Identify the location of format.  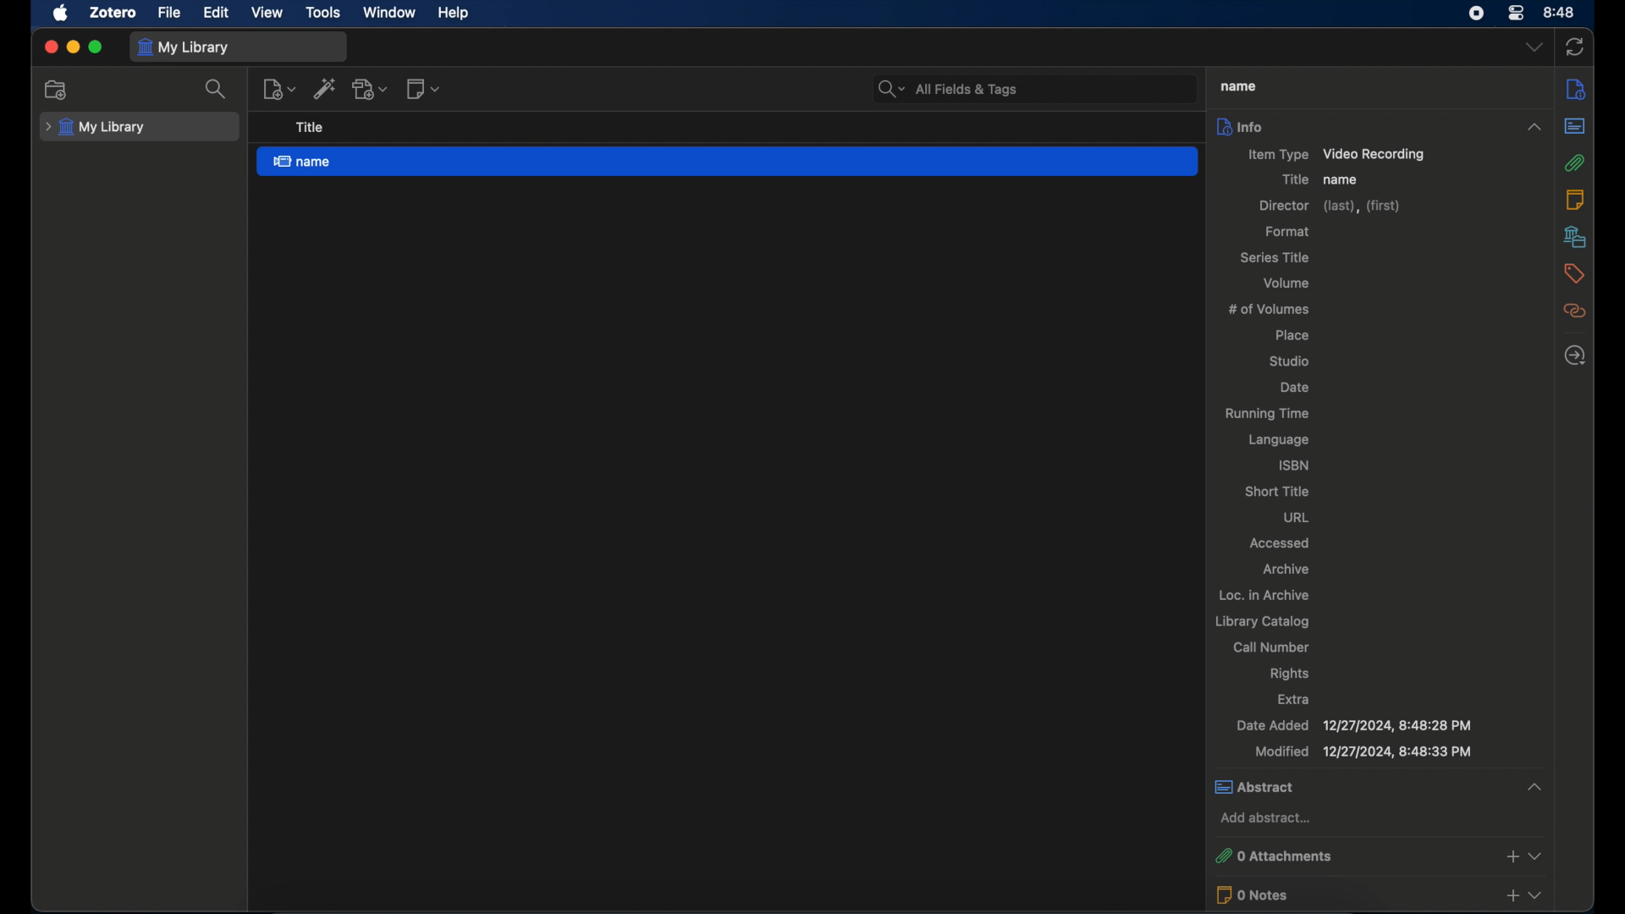
(1289, 232).